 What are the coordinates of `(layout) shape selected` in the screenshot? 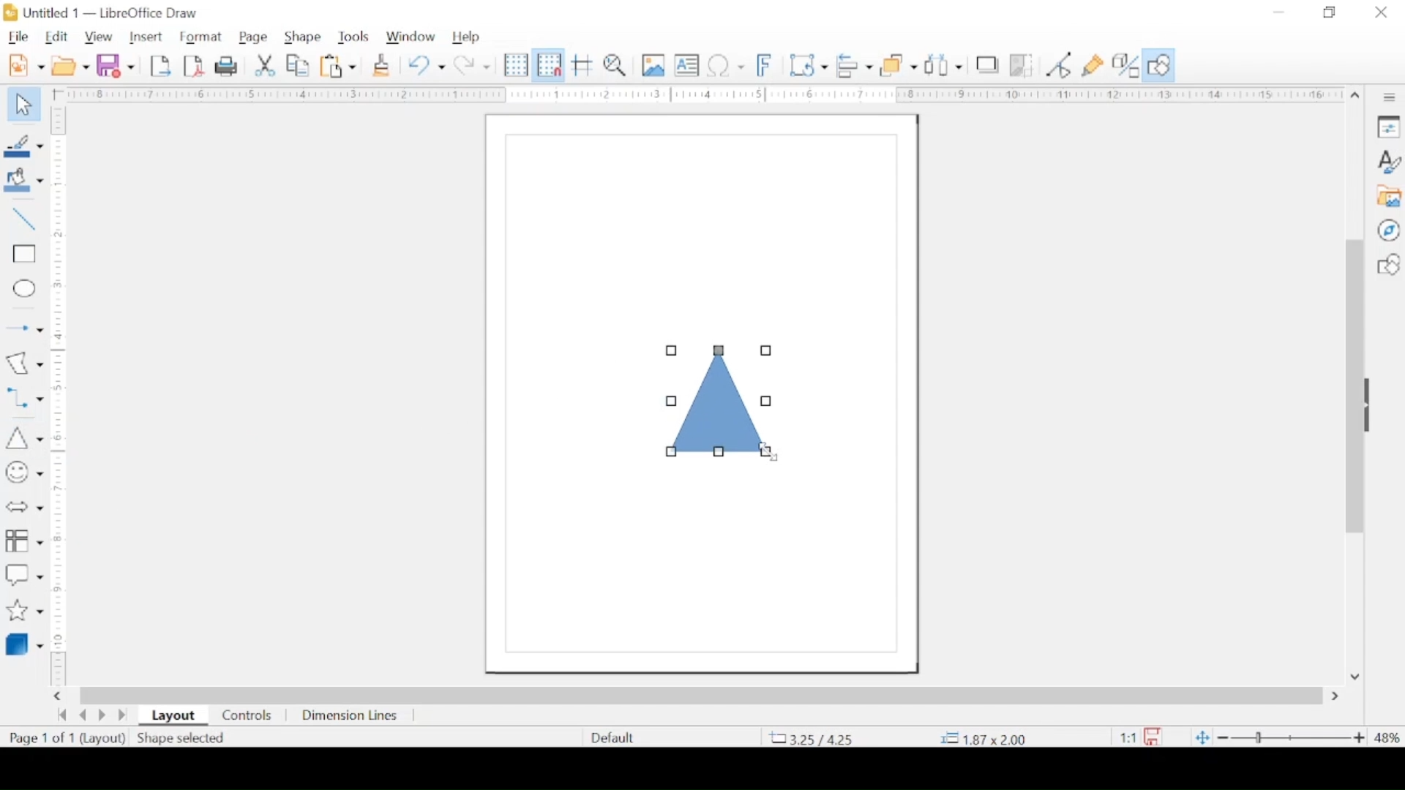 It's located at (155, 740).